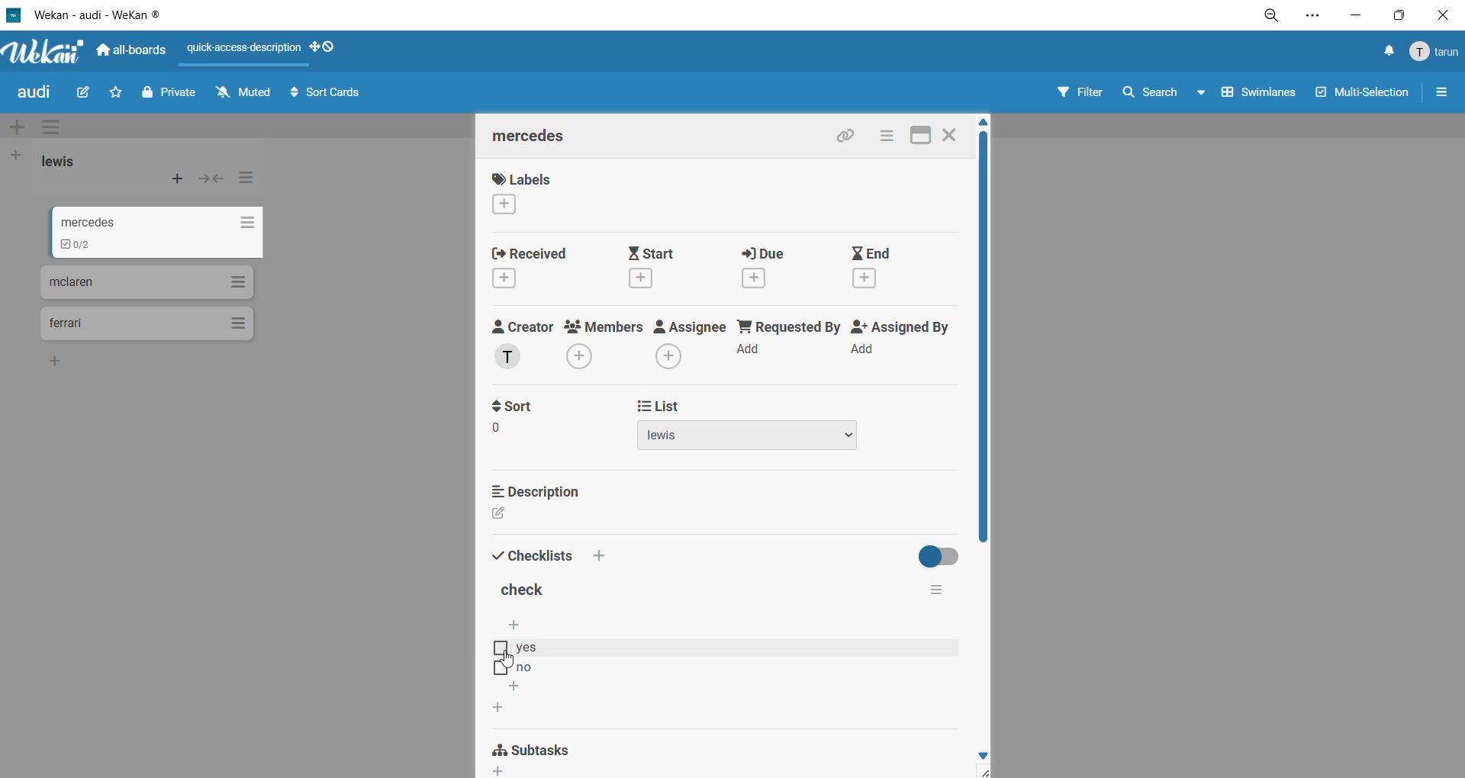 This screenshot has height=778, width=1465. What do you see at coordinates (163, 233) in the screenshot?
I see `cards` at bounding box center [163, 233].